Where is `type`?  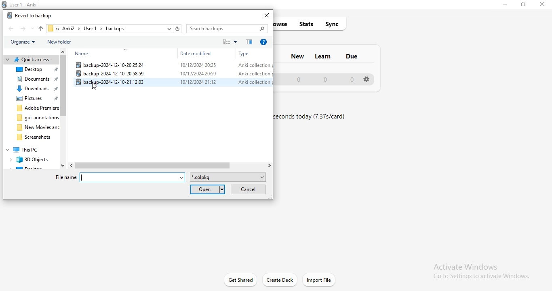 type is located at coordinates (247, 53).